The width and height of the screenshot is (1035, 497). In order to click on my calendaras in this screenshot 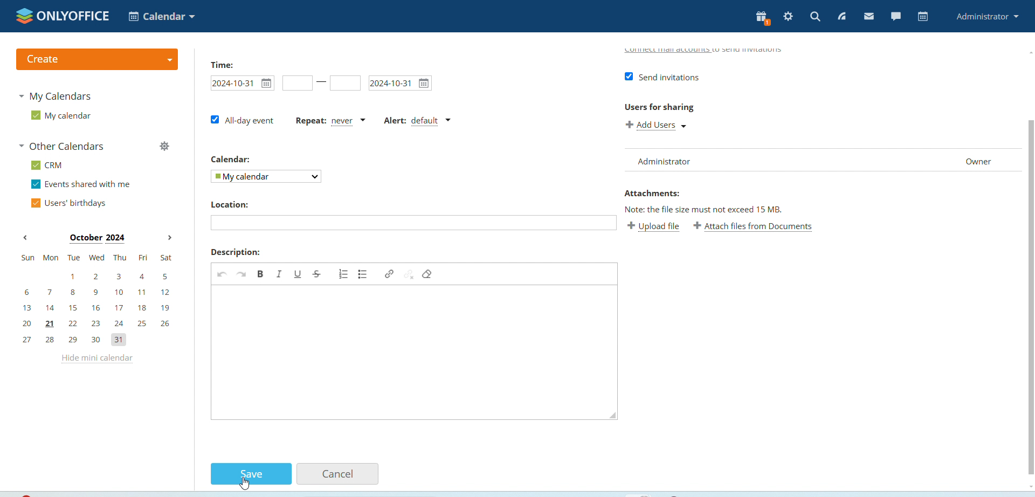, I will do `click(55, 96)`.